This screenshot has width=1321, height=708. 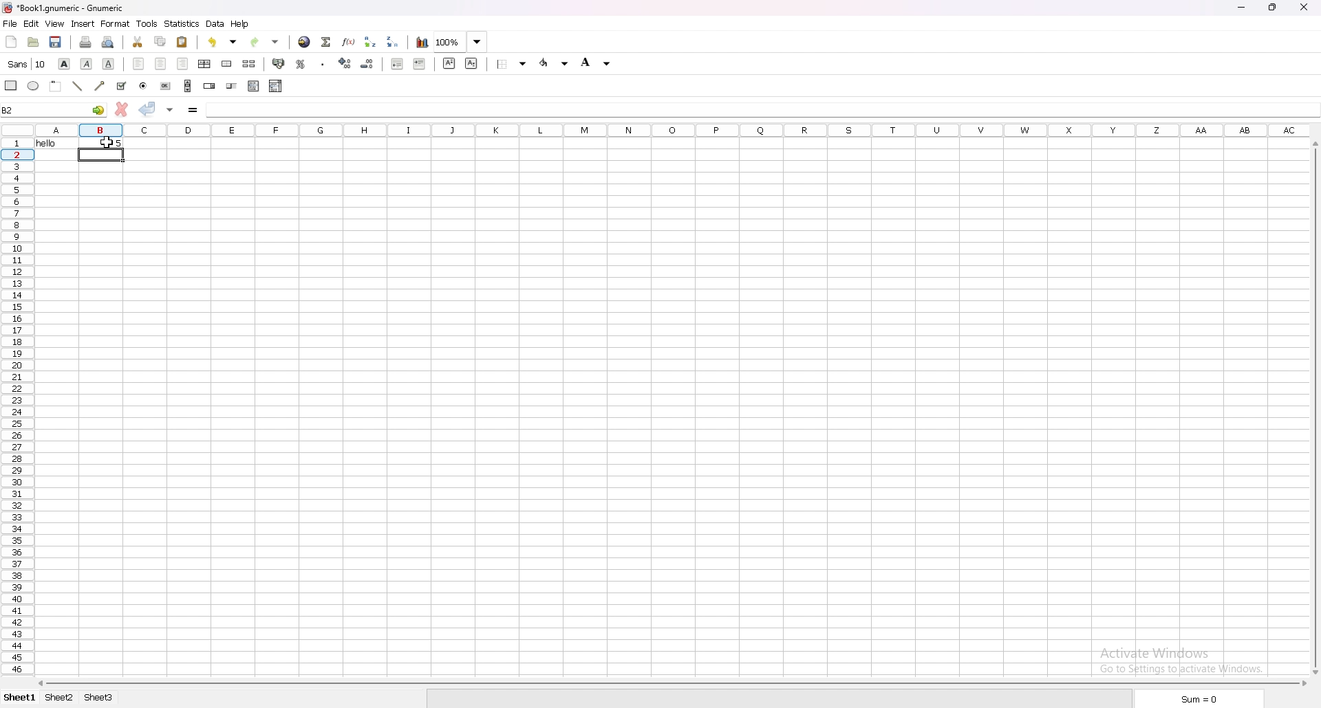 I want to click on new, so click(x=11, y=42).